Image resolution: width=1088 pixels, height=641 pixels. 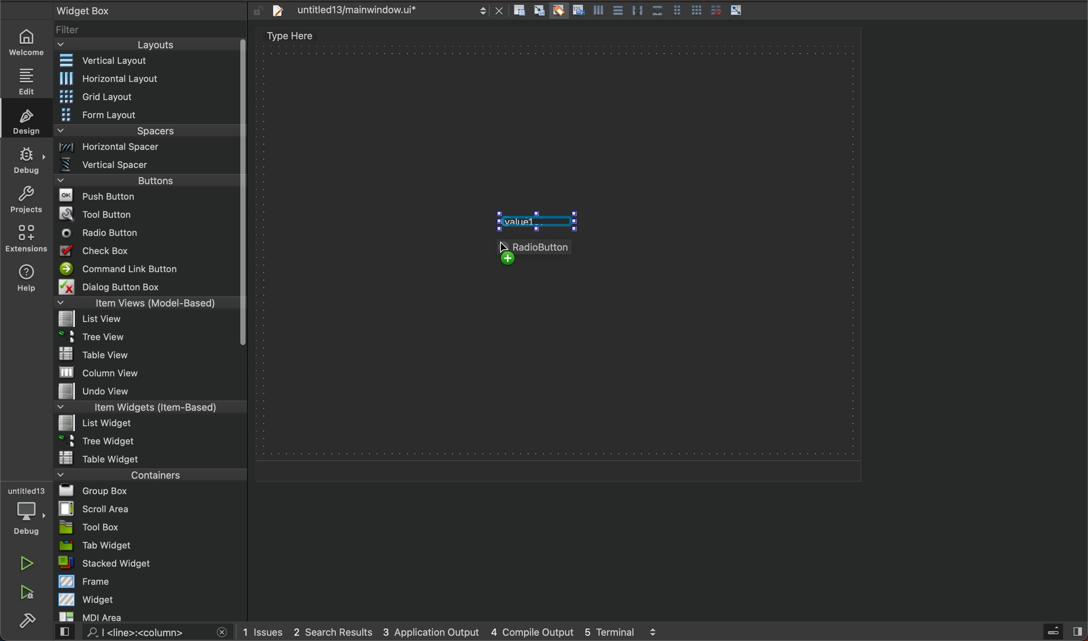 I want to click on layouts, so click(x=147, y=48).